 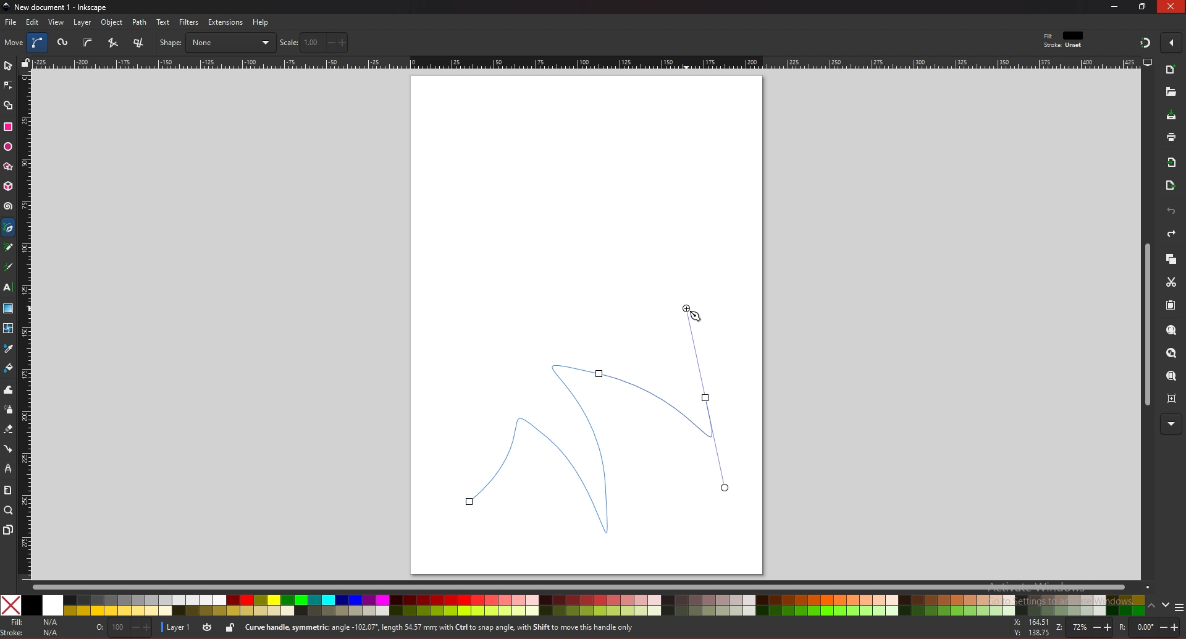 I want to click on up, so click(x=1152, y=607).